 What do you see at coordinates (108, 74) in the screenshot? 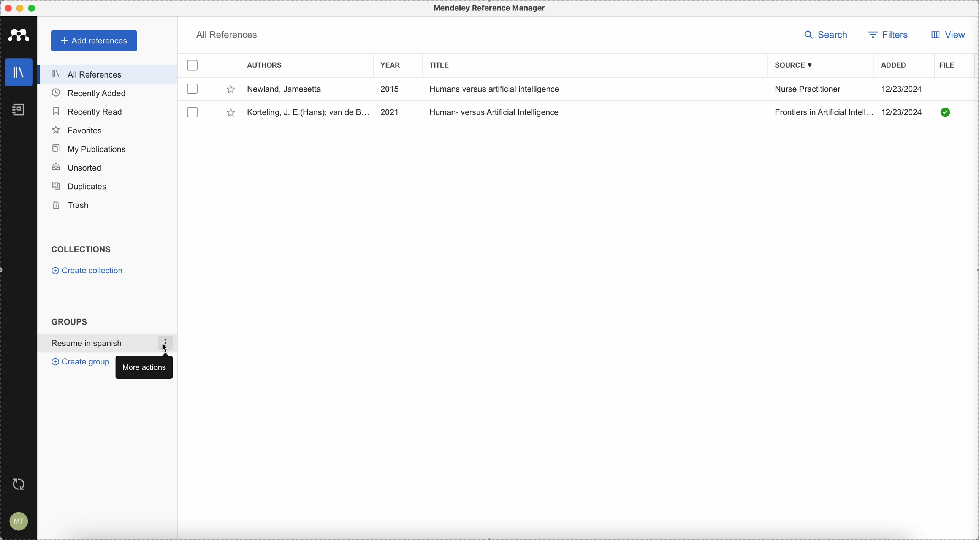
I see `all references` at bounding box center [108, 74].